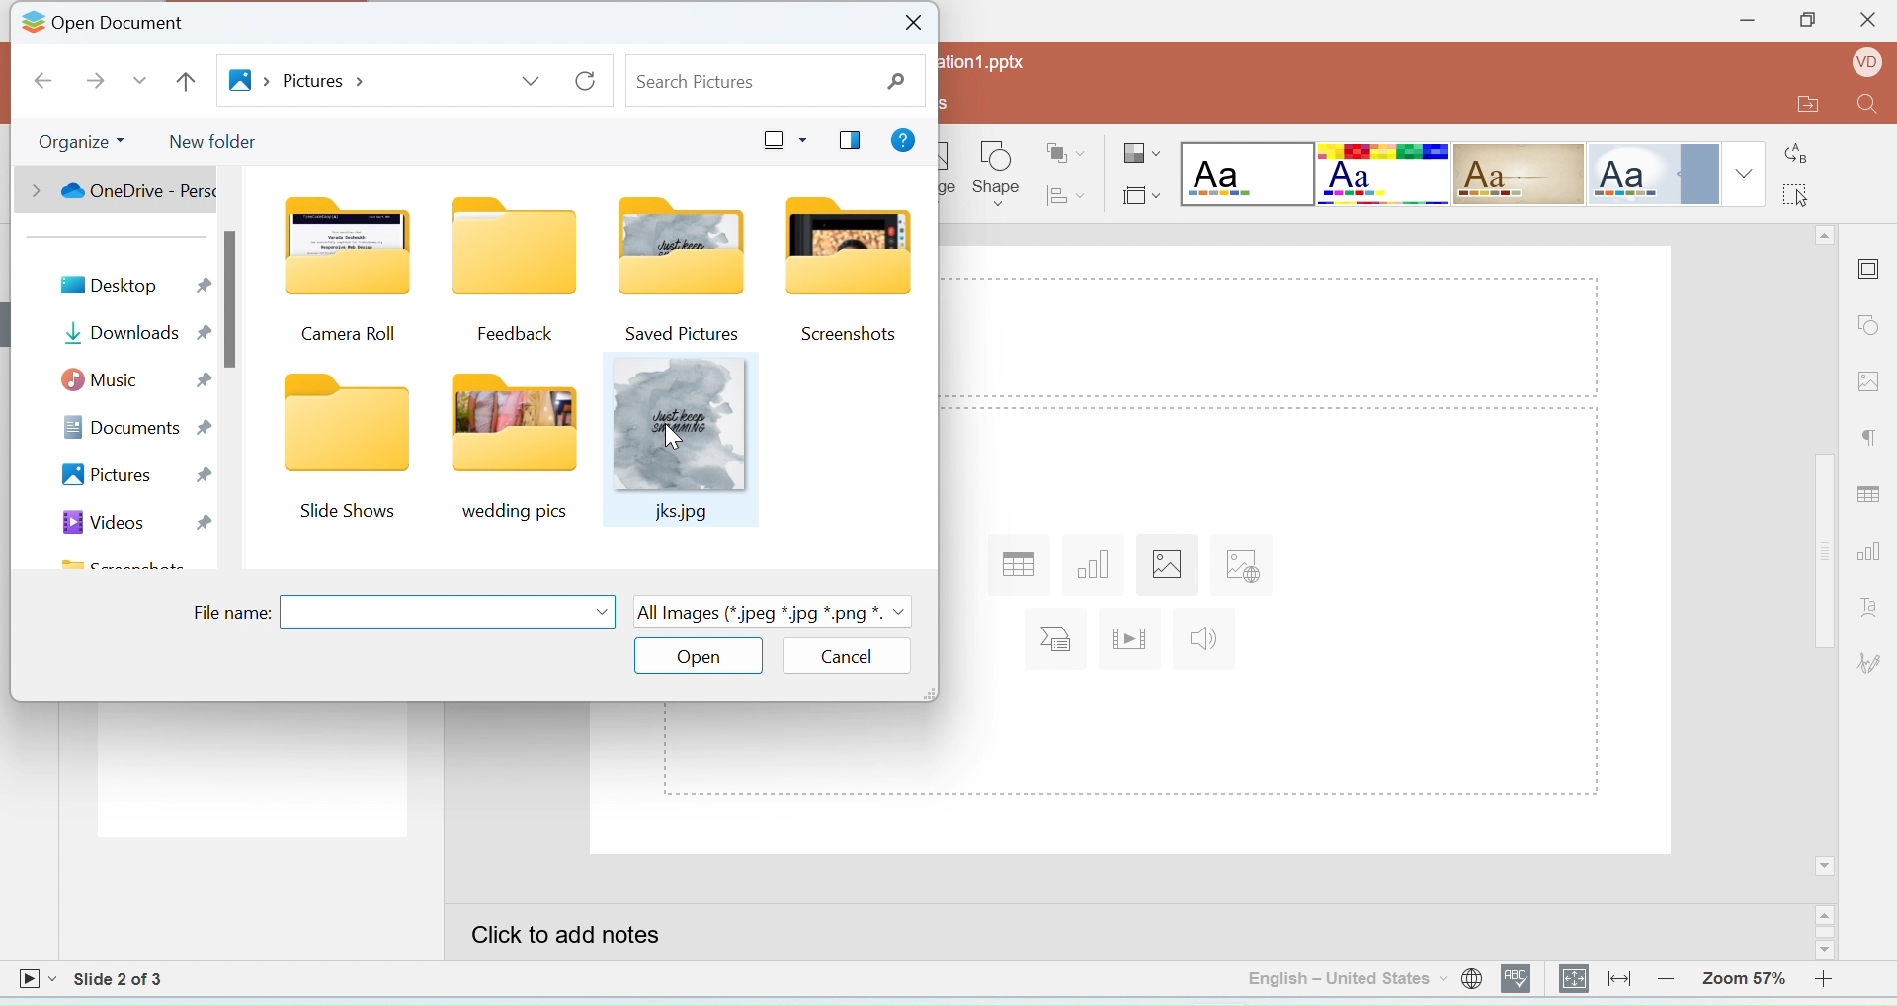 The height and width of the screenshot is (1006, 1897). What do you see at coordinates (125, 25) in the screenshot?
I see `open document` at bounding box center [125, 25].